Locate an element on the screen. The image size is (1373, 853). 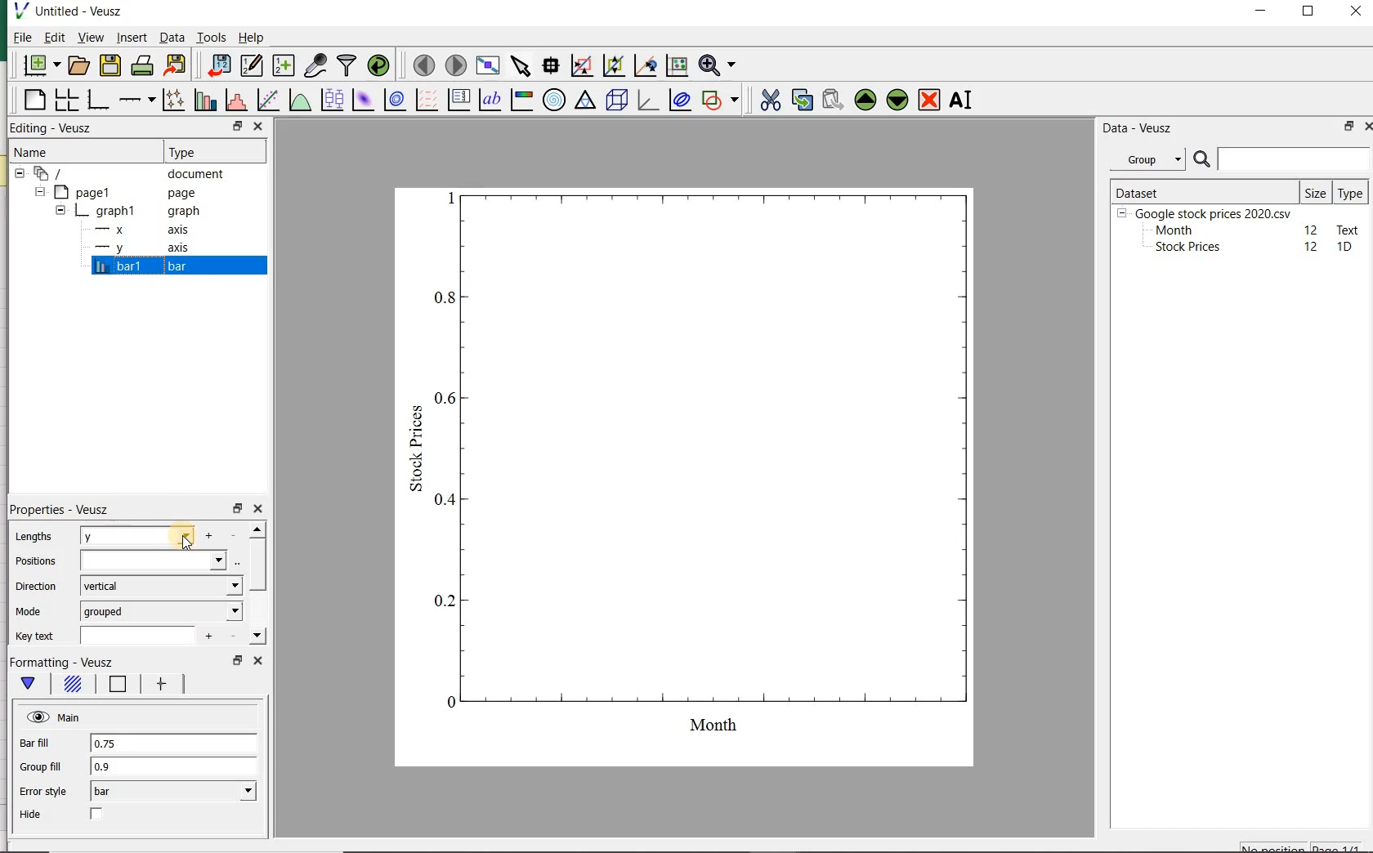
add a shape to the plot is located at coordinates (721, 100).